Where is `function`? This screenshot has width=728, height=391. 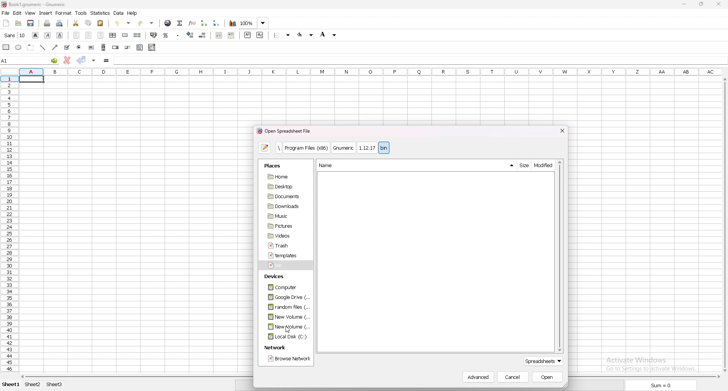 function is located at coordinates (193, 23).